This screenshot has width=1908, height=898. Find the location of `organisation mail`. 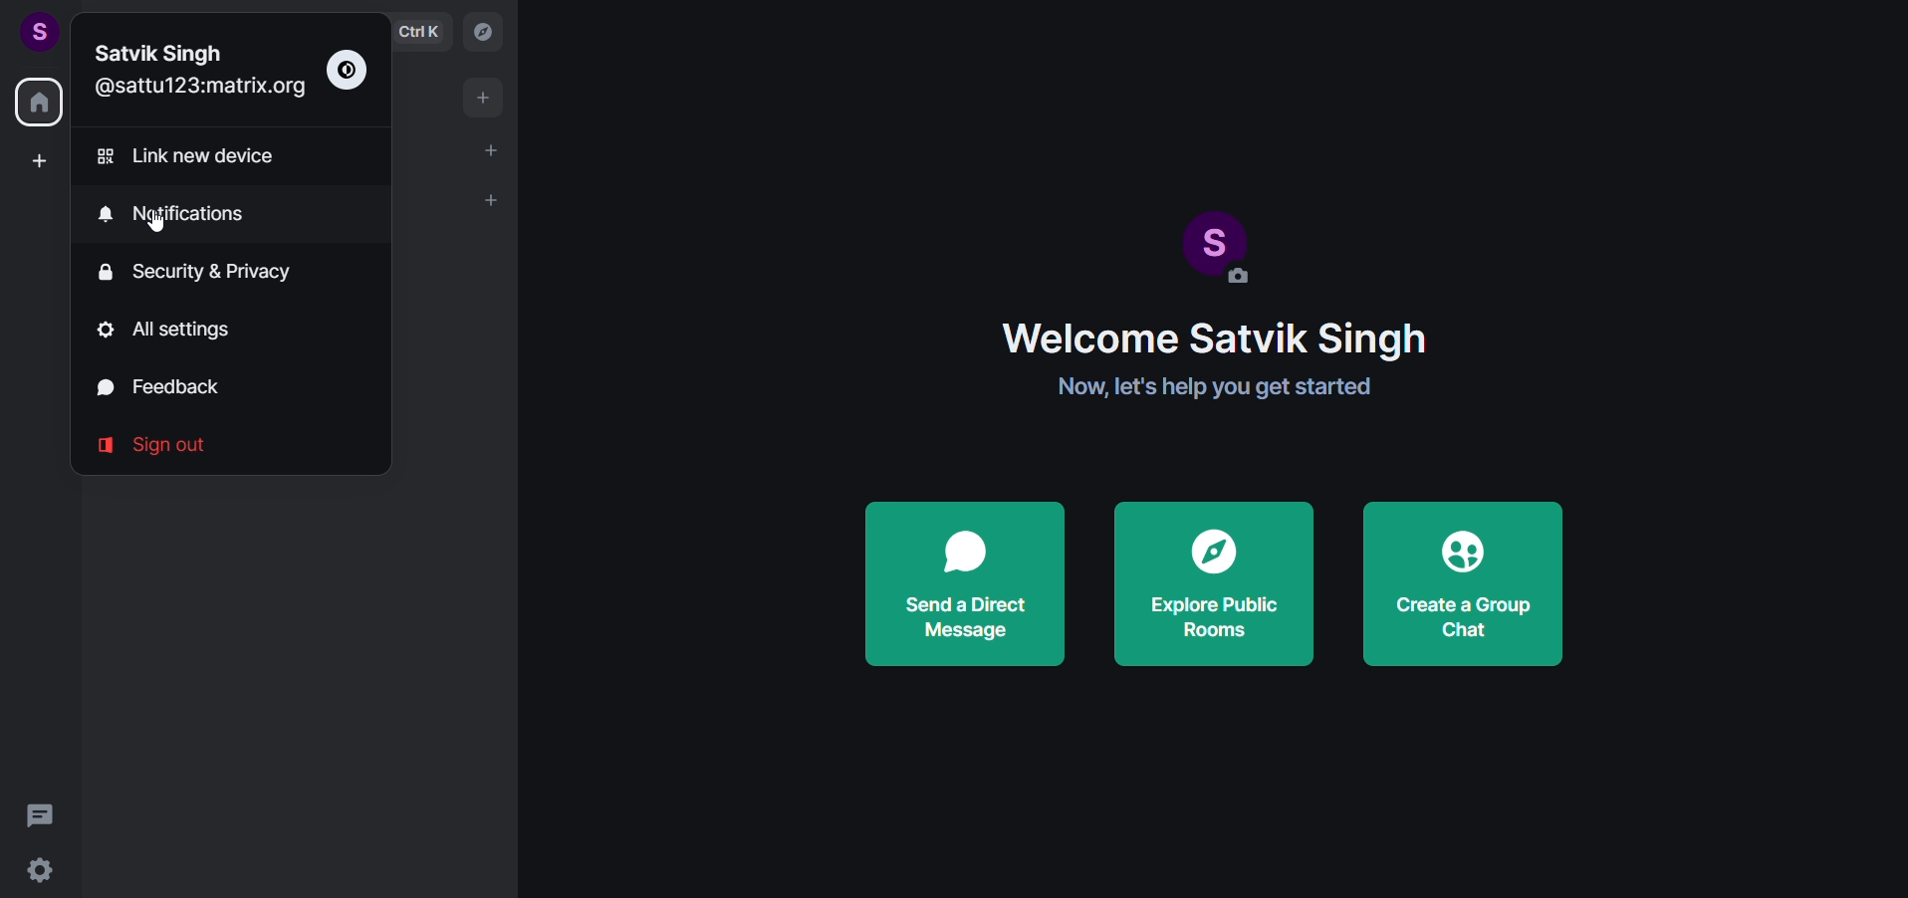

organisation mail is located at coordinates (202, 91).